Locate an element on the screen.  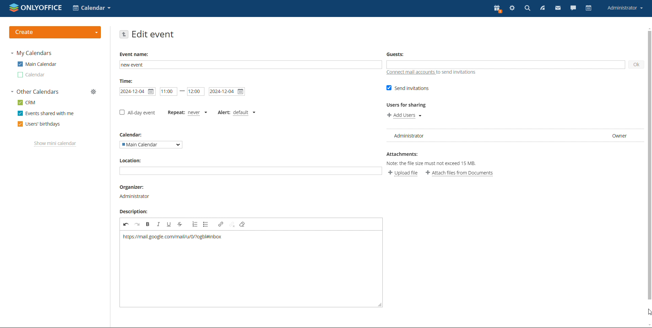
Users for sharing is located at coordinates (406, 105).